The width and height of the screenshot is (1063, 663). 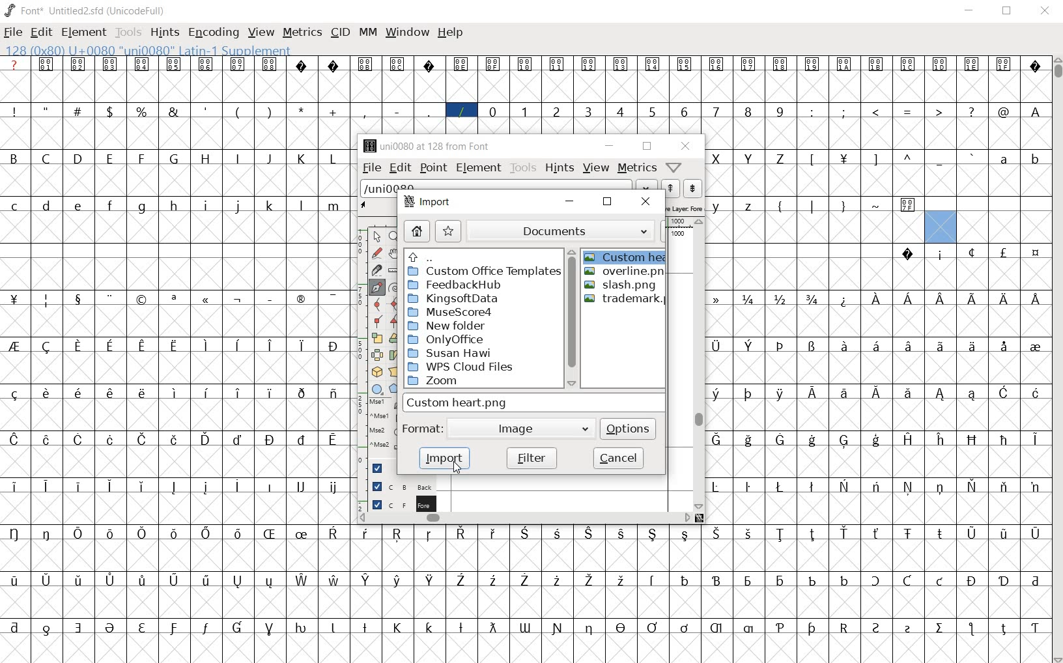 I want to click on glyph, so click(x=15, y=627).